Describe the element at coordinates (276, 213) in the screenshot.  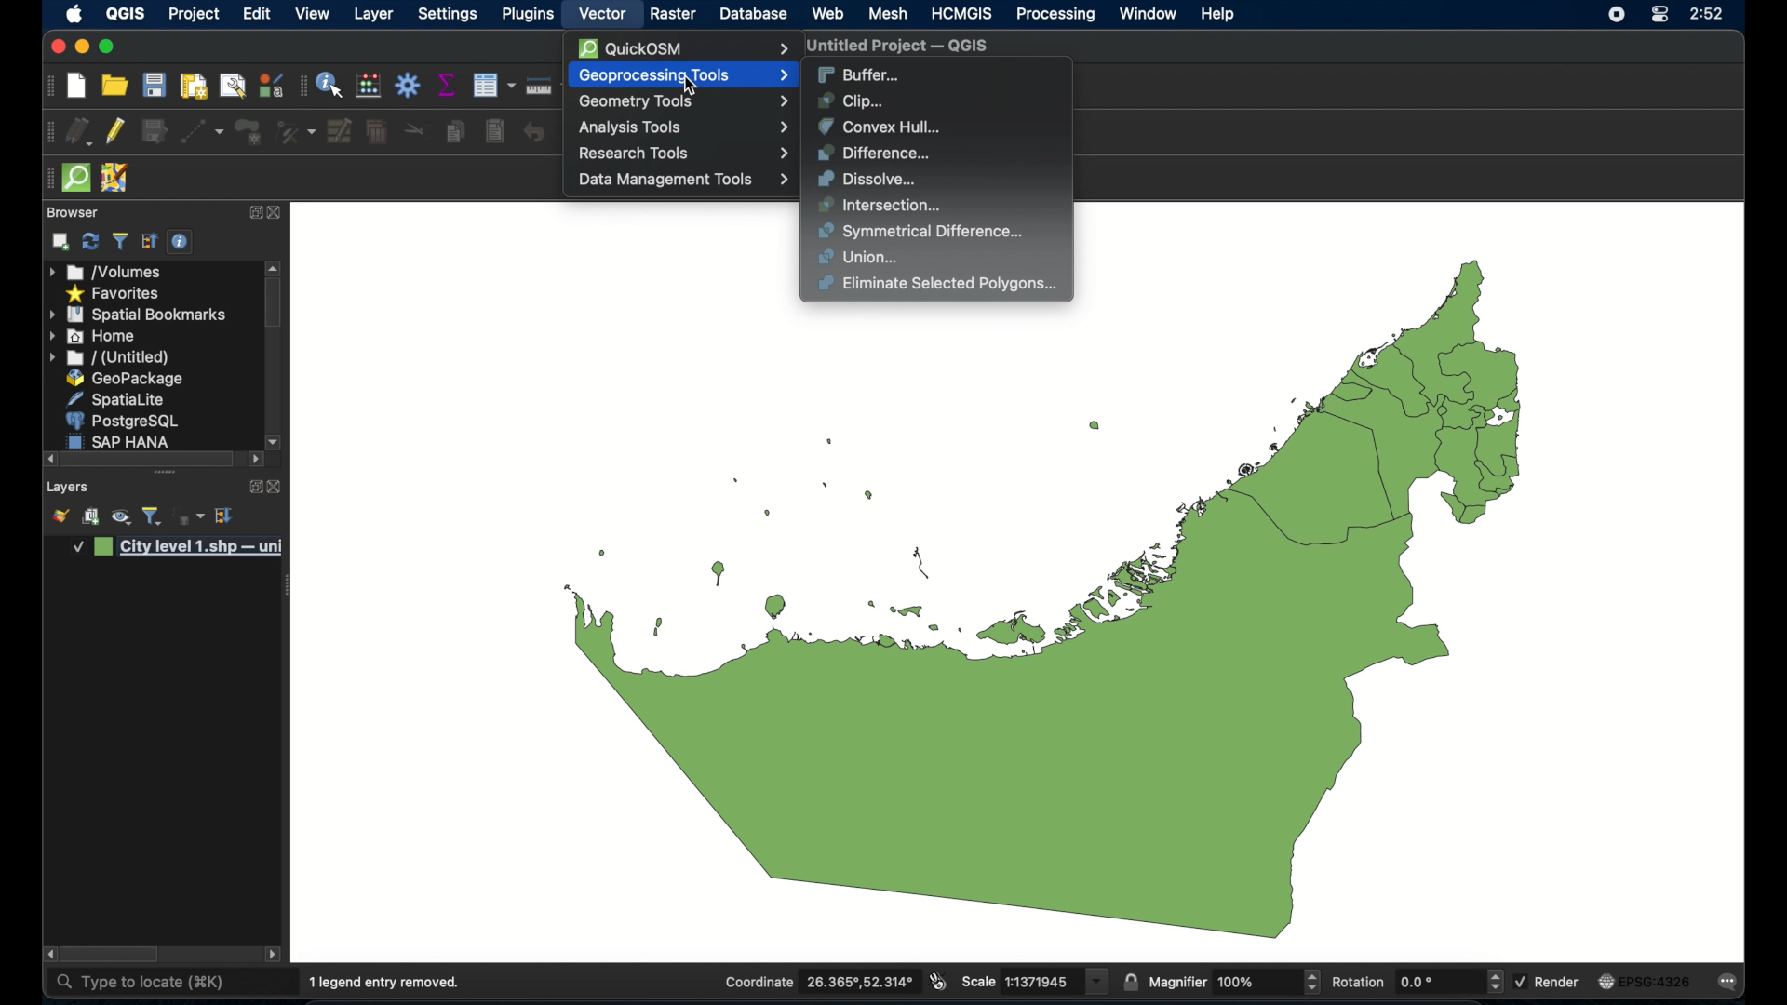
I see `close` at that location.